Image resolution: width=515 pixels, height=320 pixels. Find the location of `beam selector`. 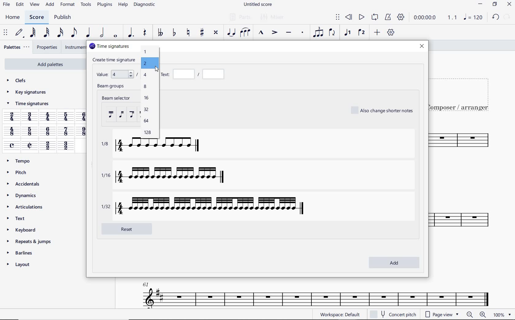

beam selector is located at coordinates (117, 111).